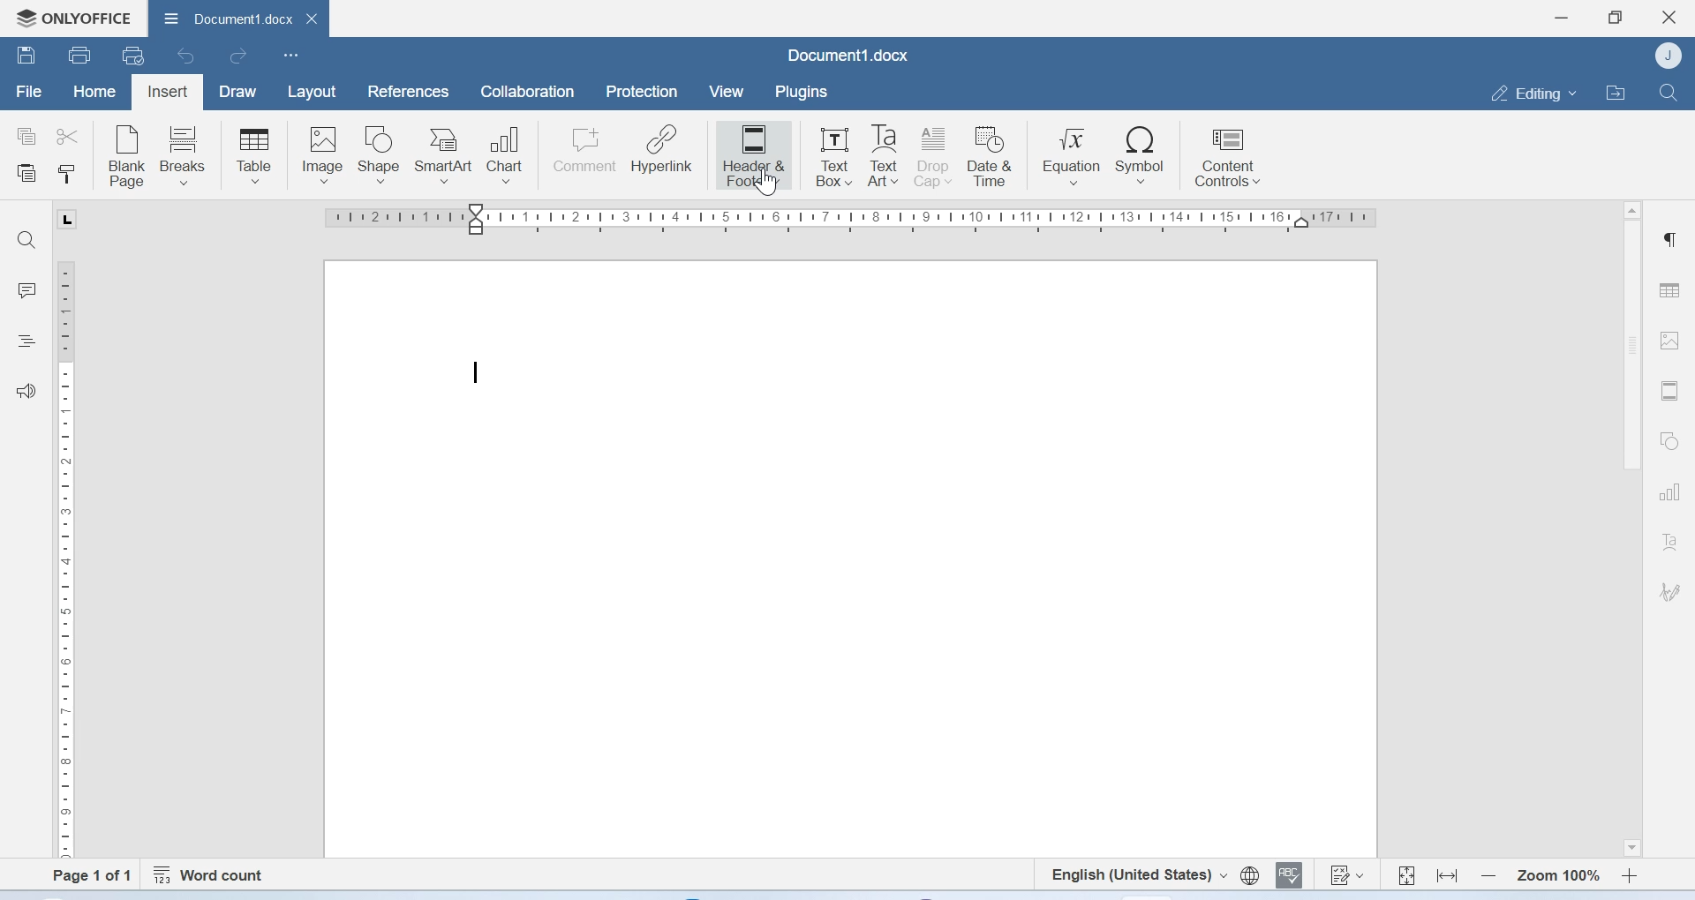 The width and height of the screenshot is (1695, 900). What do you see at coordinates (1249, 876) in the screenshot?
I see `Set document language` at bounding box center [1249, 876].